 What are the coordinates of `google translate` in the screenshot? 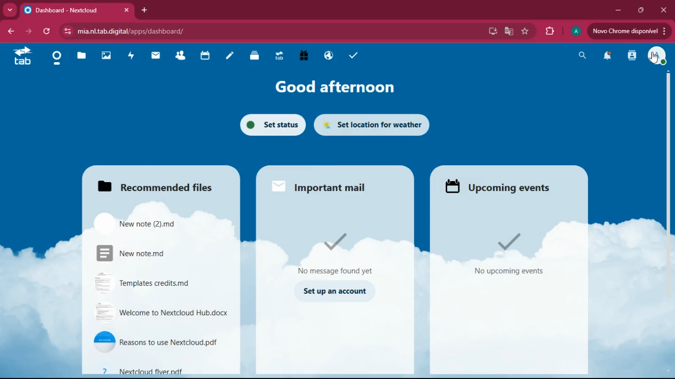 It's located at (507, 31).